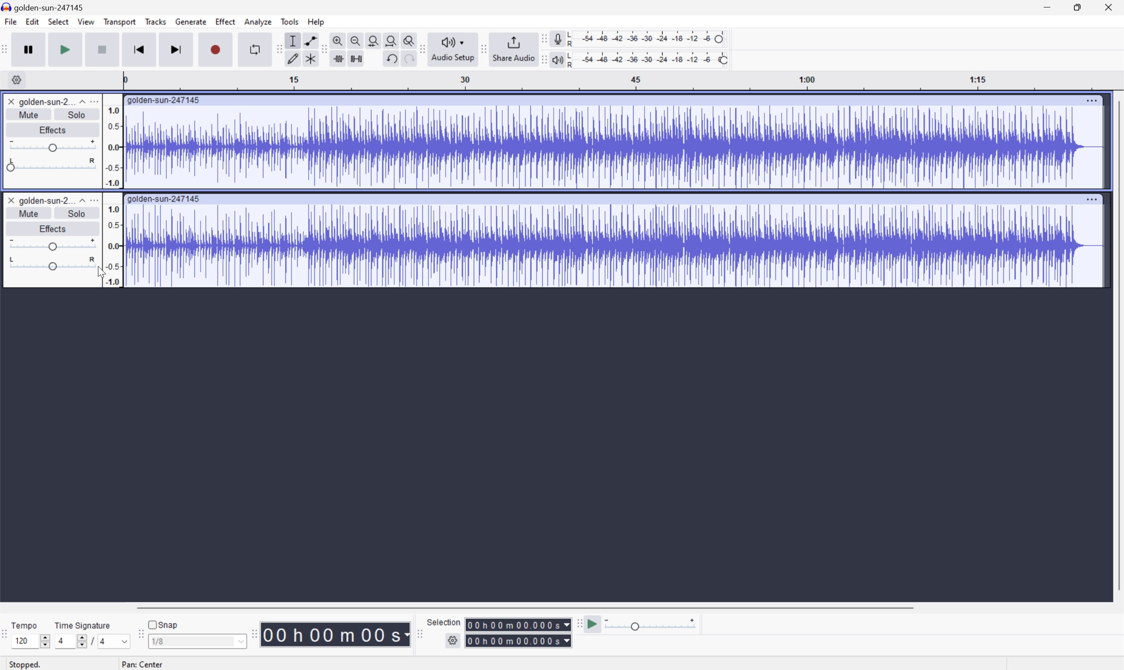 This screenshot has height=670, width=1124. Describe the element at coordinates (79, 202) in the screenshot. I see `Drop Down` at that location.